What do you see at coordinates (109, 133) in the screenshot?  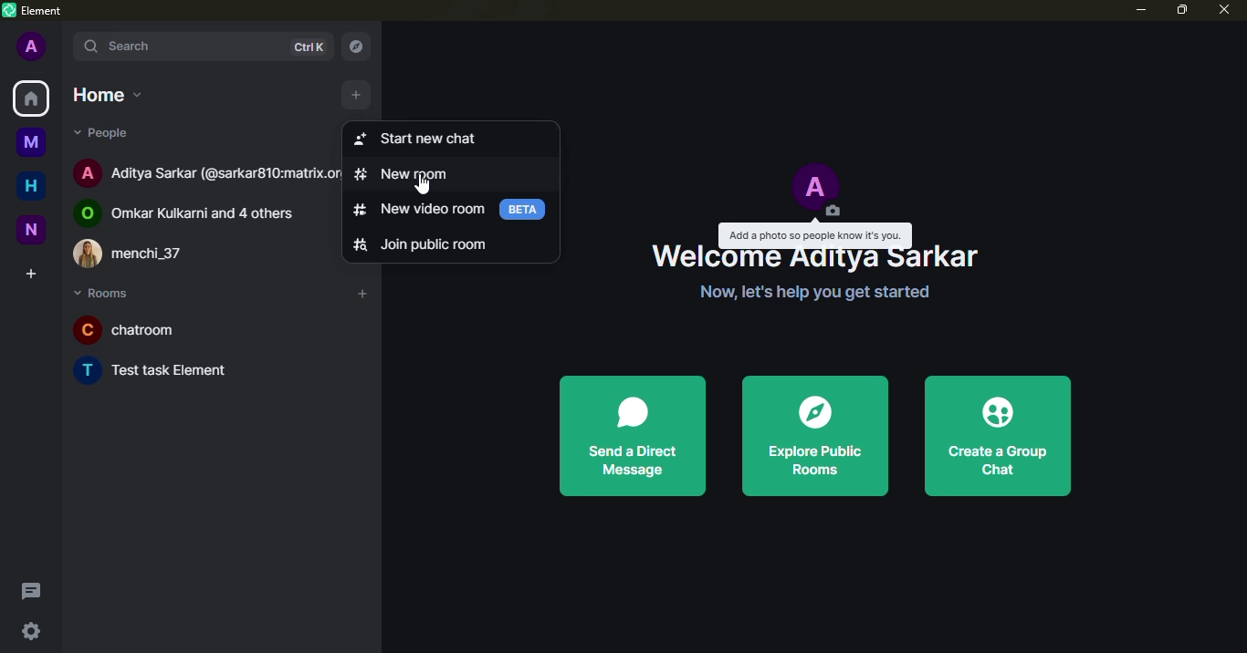 I see `people` at bounding box center [109, 133].